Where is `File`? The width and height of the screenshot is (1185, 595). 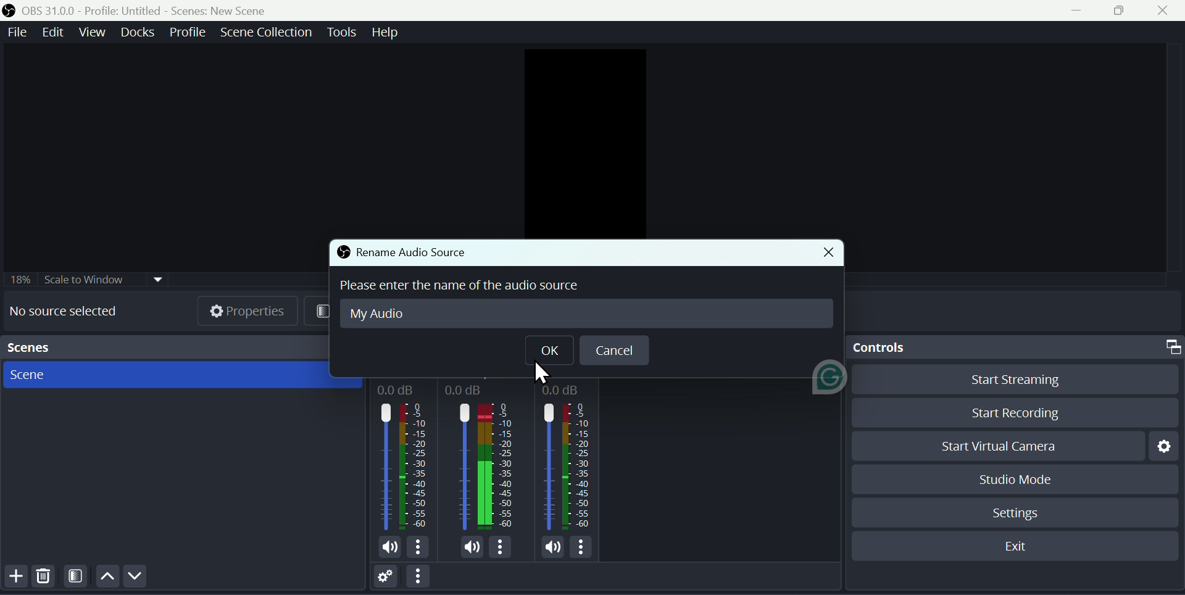
File is located at coordinates (18, 32).